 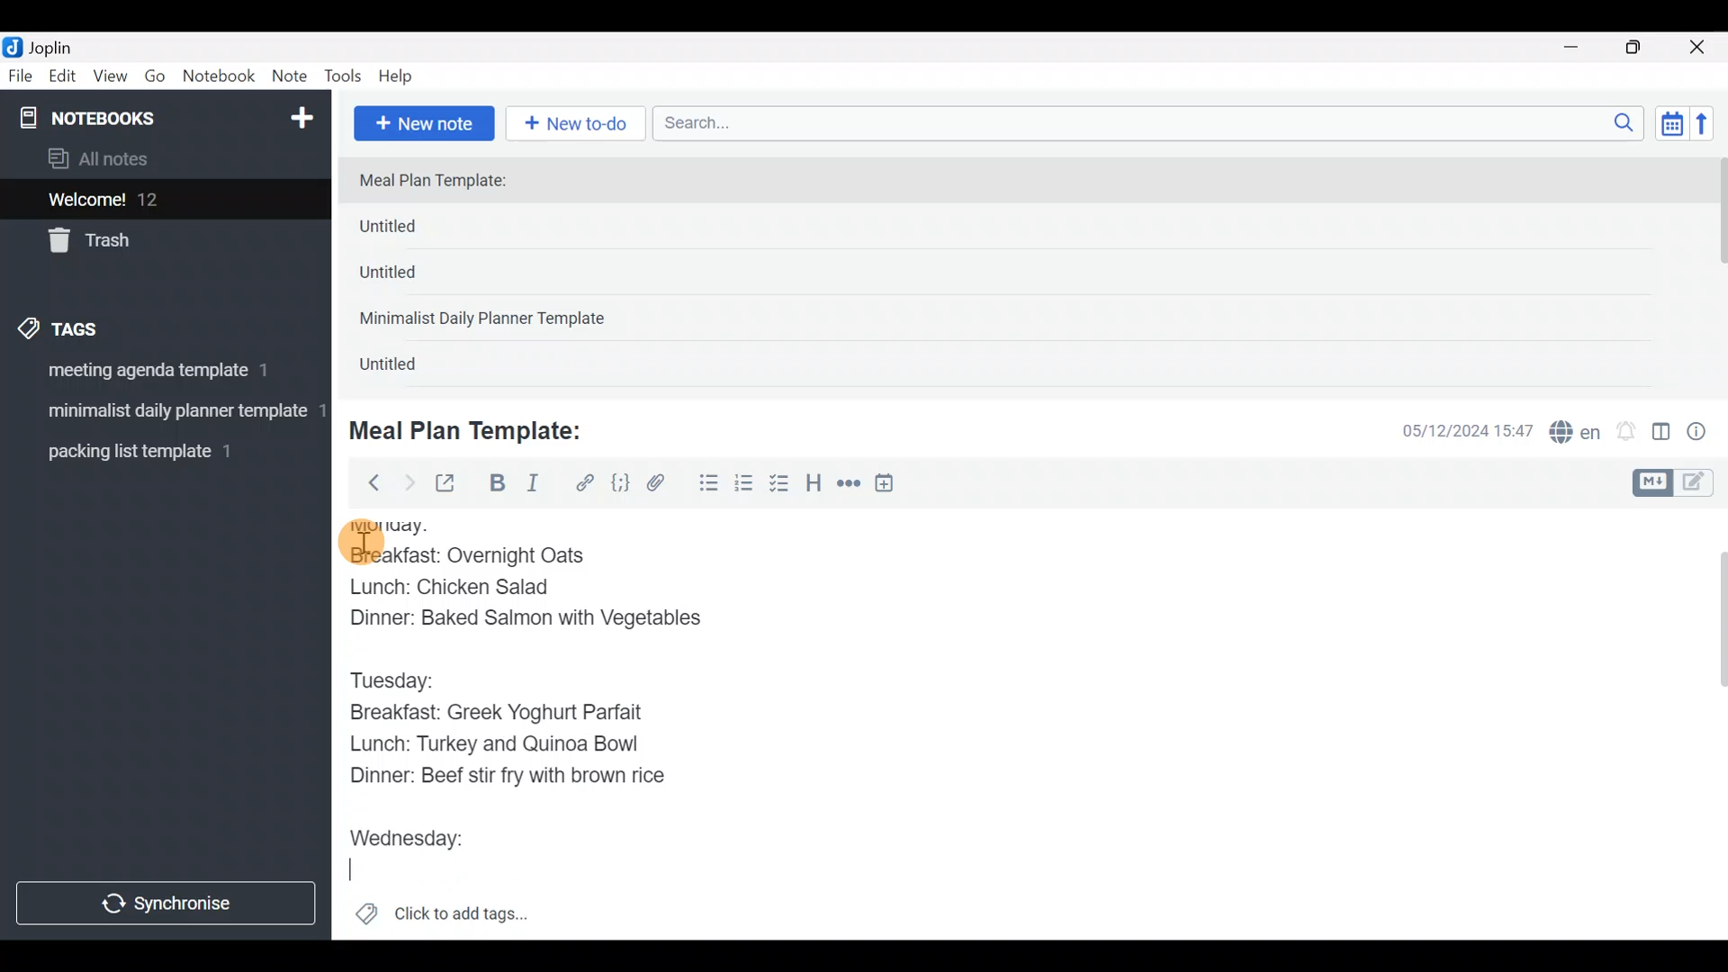 What do you see at coordinates (360, 541) in the screenshot?
I see `cursor` at bounding box center [360, 541].